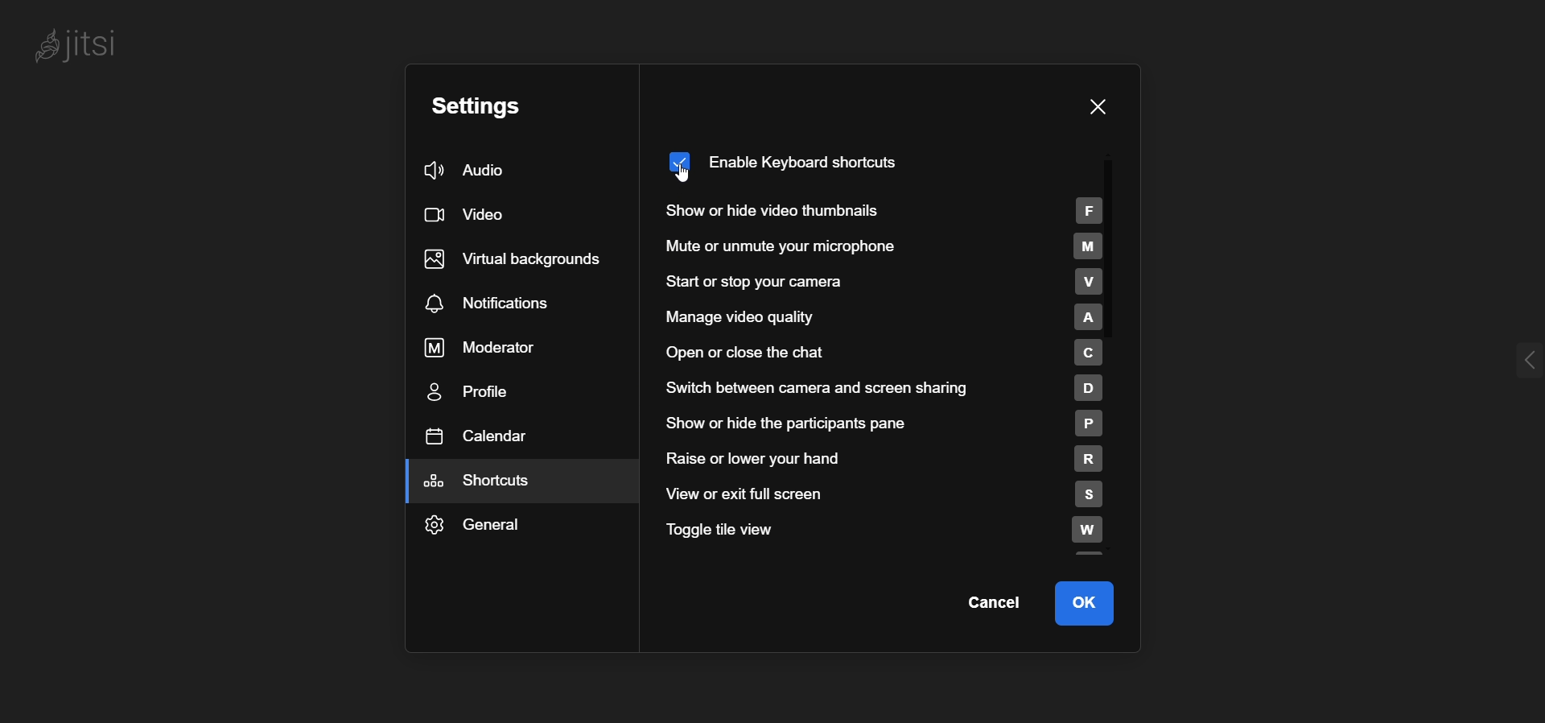  What do you see at coordinates (888, 209) in the screenshot?
I see `show or hide thumbnails` at bounding box center [888, 209].